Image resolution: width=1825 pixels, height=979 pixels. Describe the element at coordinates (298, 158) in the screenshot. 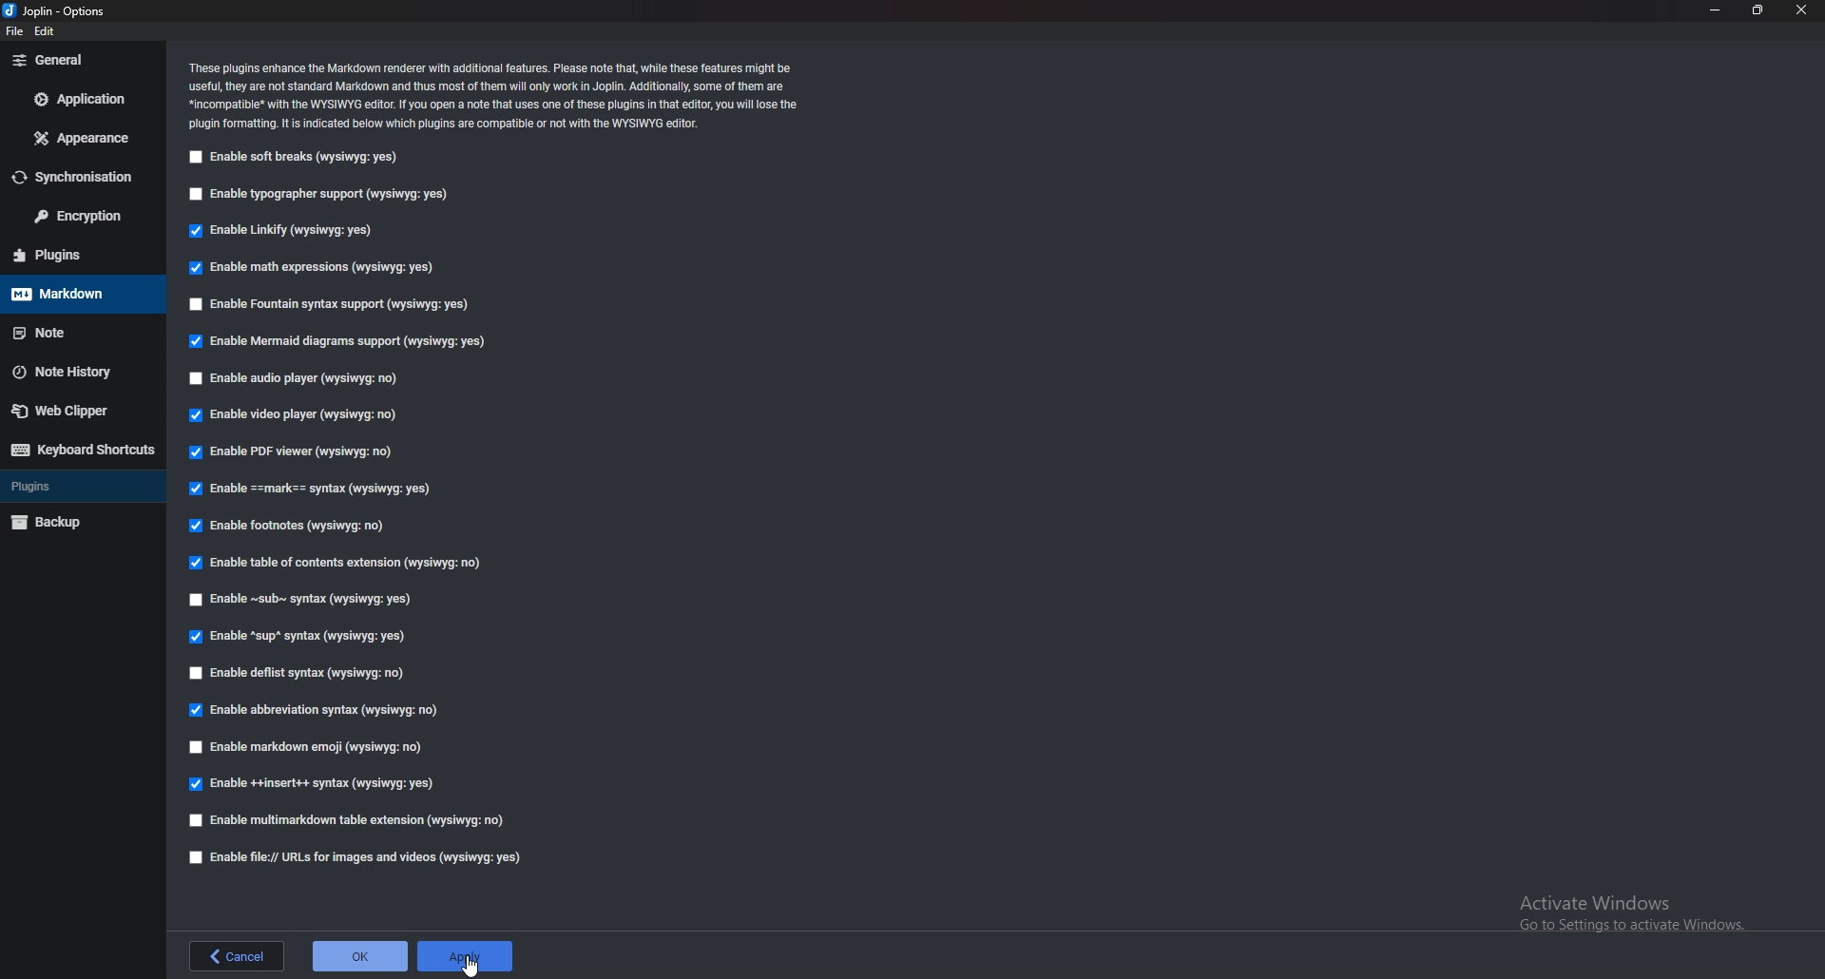

I see `Enable soft breaks` at that location.